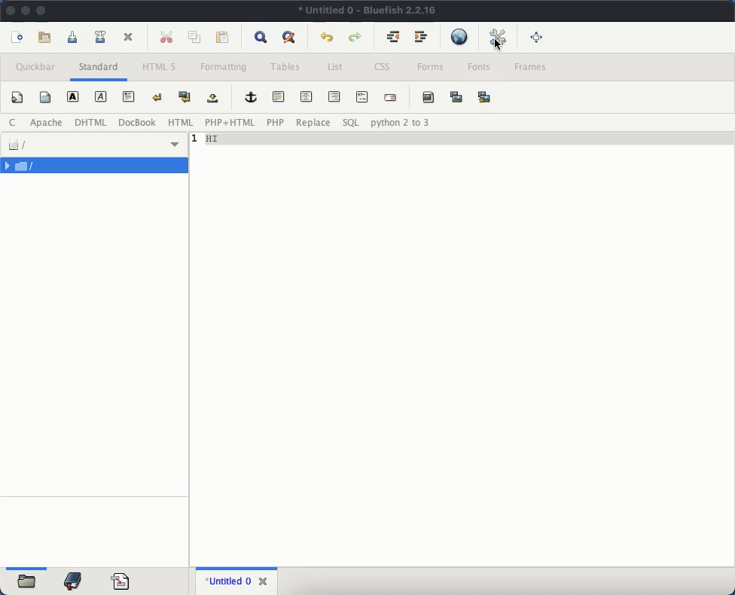 The image size is (735, 595). I want to click on css, so click(383, 66).